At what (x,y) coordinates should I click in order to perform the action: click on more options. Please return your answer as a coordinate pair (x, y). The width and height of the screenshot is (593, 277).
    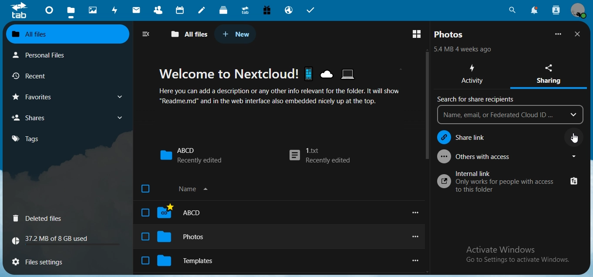
    Looking at the image, I should click on (559, 34).